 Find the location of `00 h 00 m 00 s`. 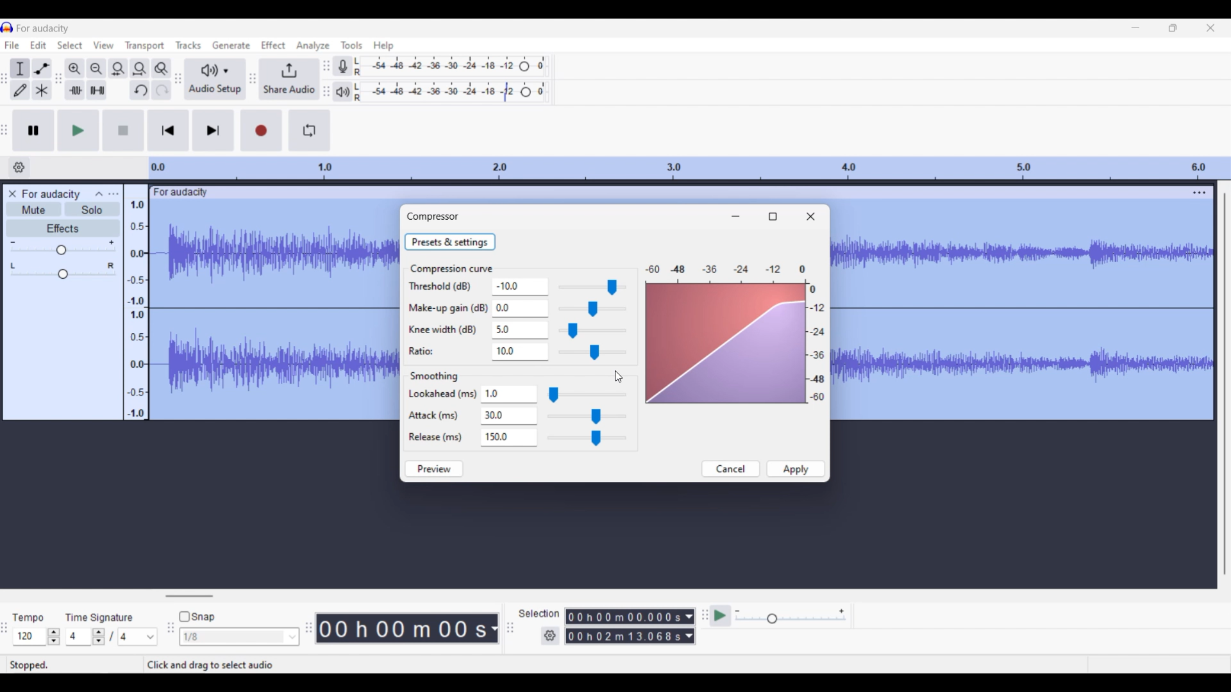

00 h 00 m 00 s is located at coordinates (401, 628).